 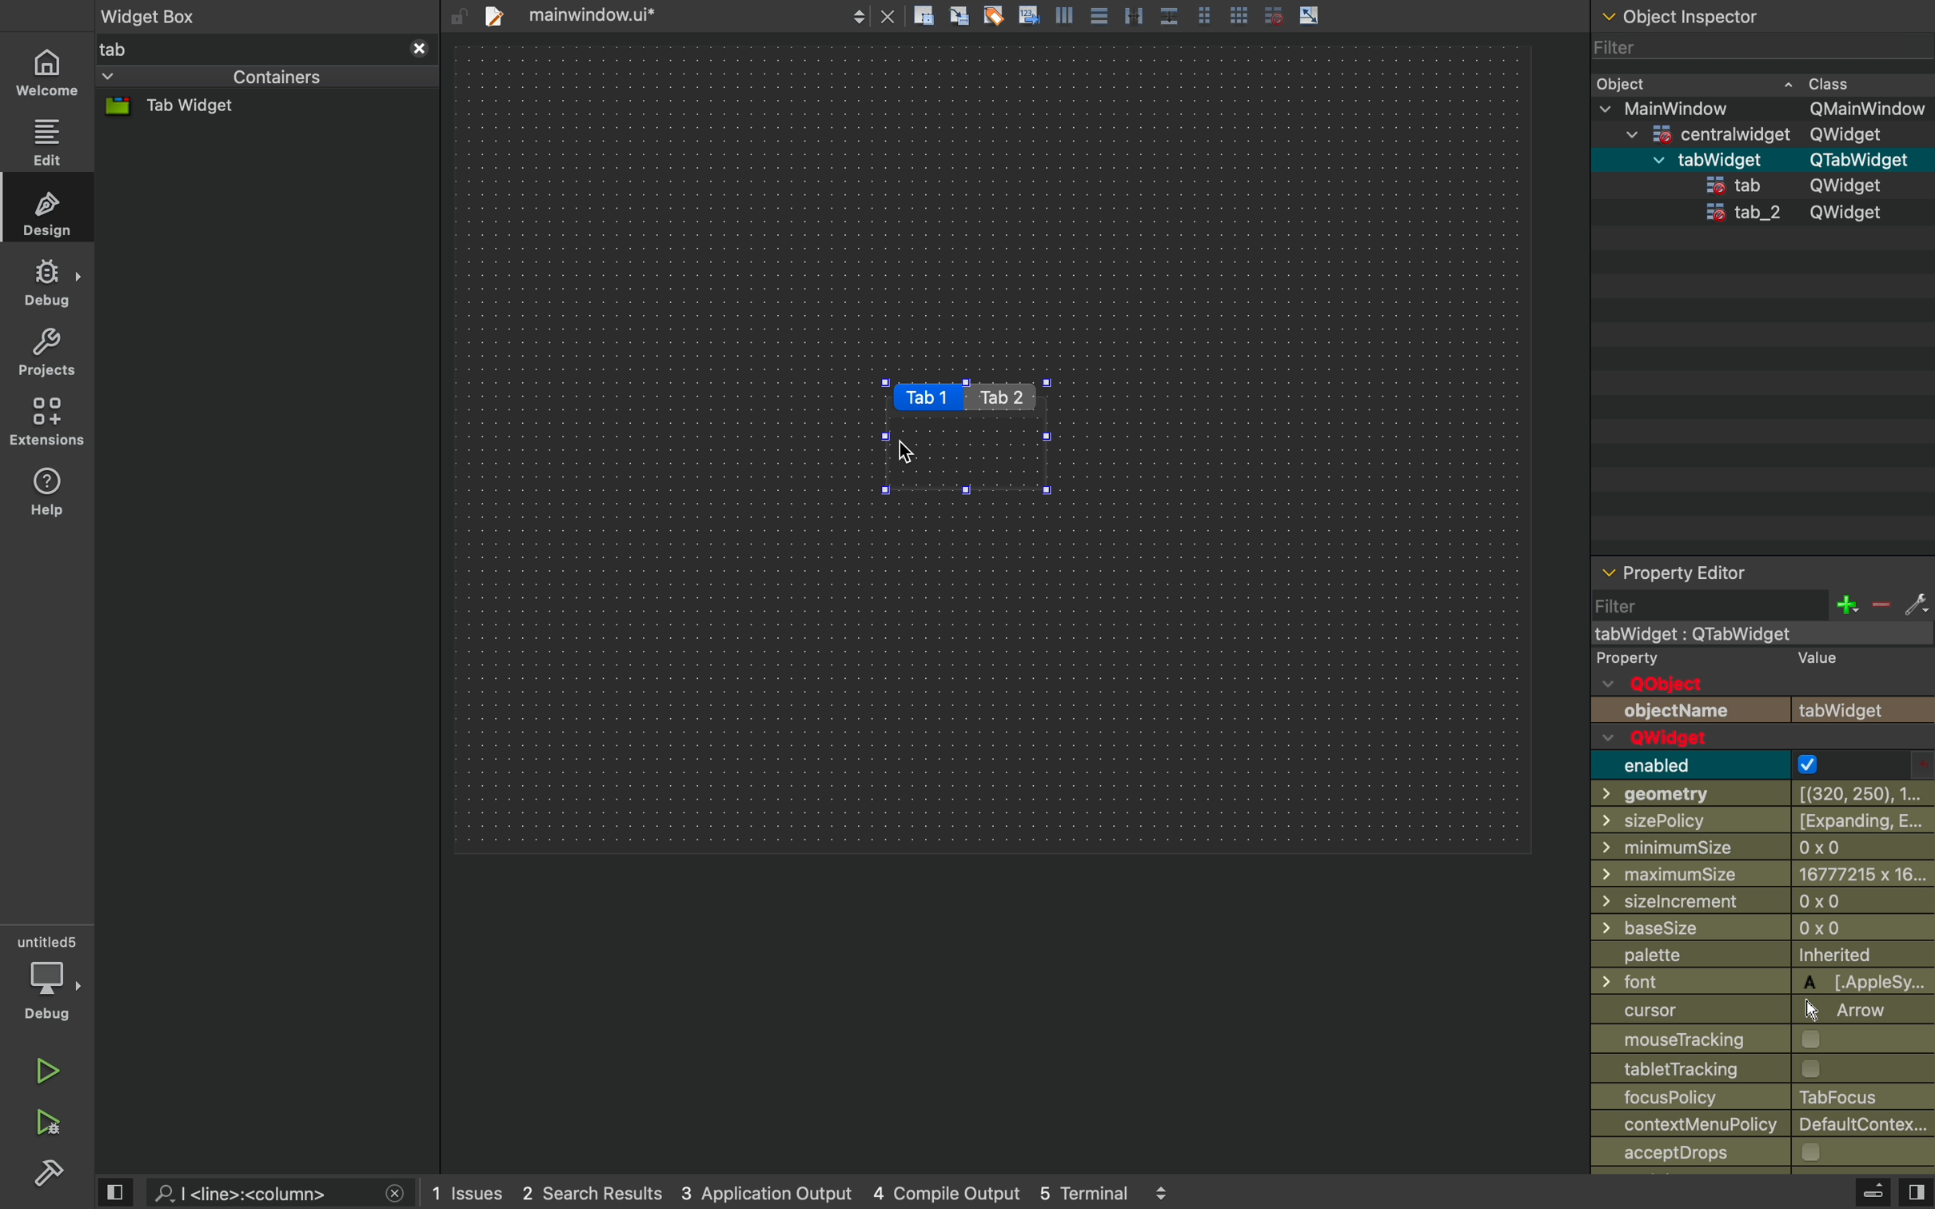 I want to click on , so click(x=1759, y=904).